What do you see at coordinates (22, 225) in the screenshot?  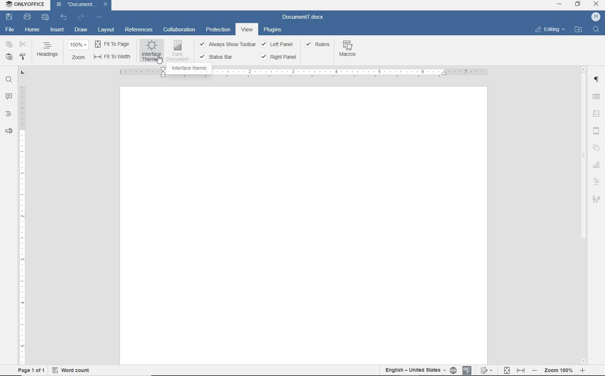 I see `RULER` at bounding box center [22, 225].